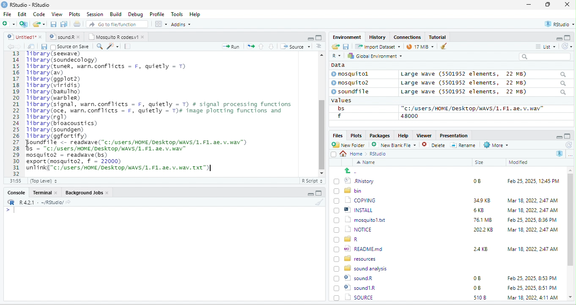 The width and height of the screenshot is (576, 305). Describe the element at coordinates (360, 248) in the screenshot. I see `wo| READMEmd` at that location.